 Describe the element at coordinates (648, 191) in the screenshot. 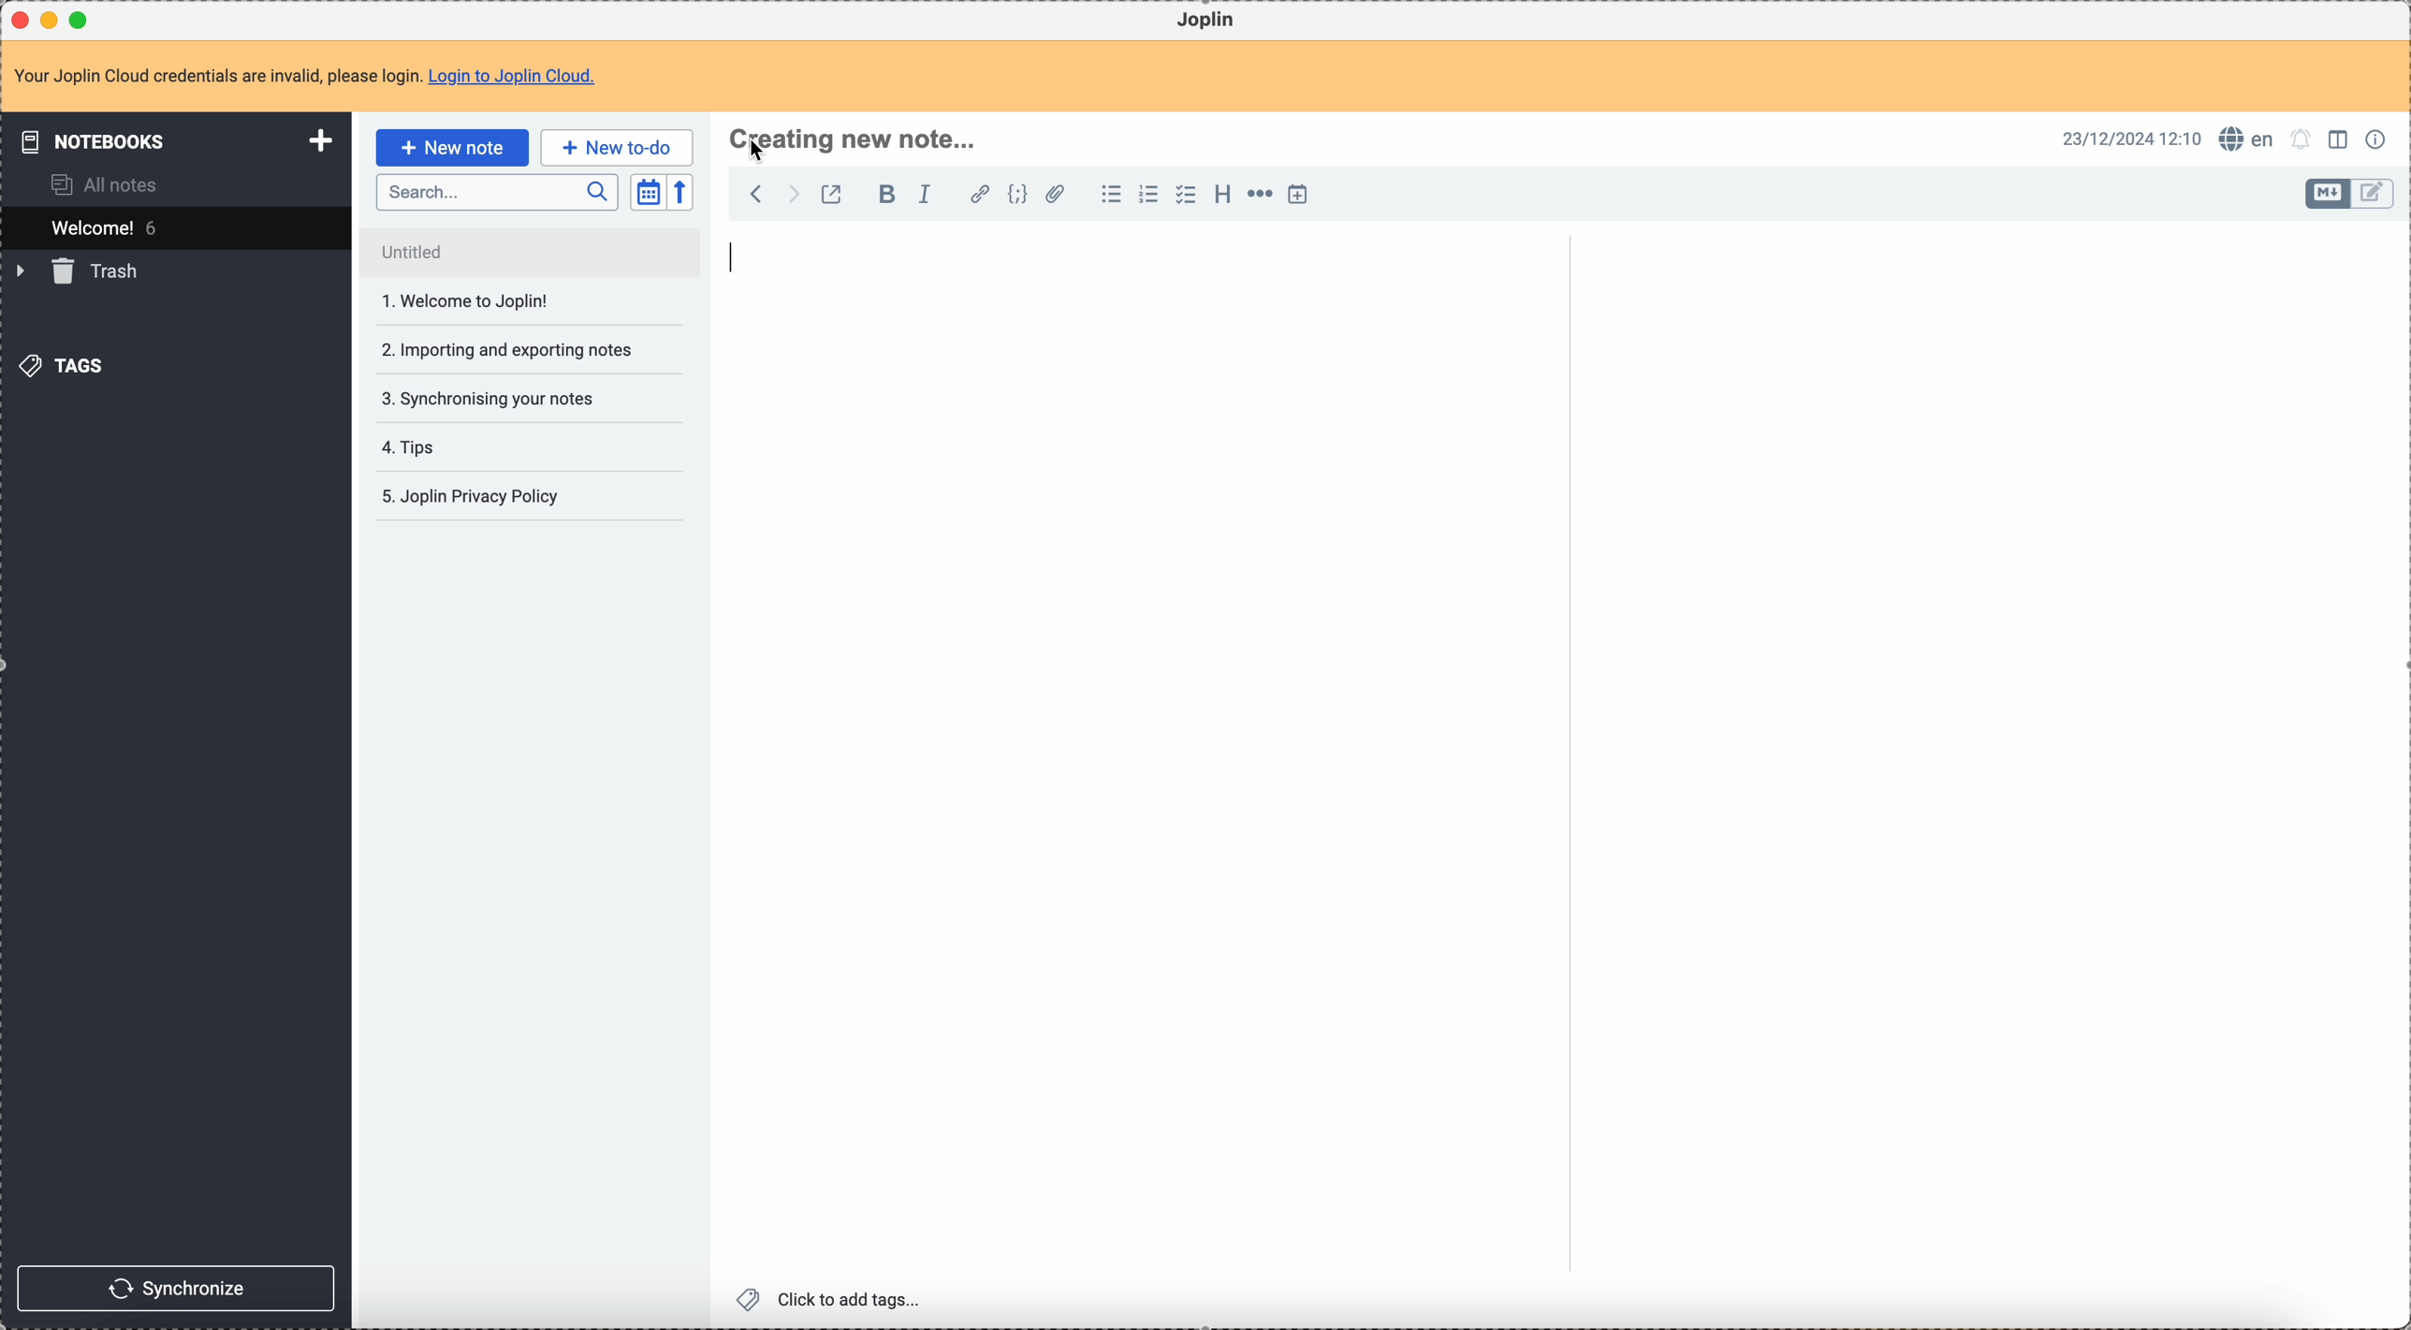

I see `toggle sort order field` at that location.